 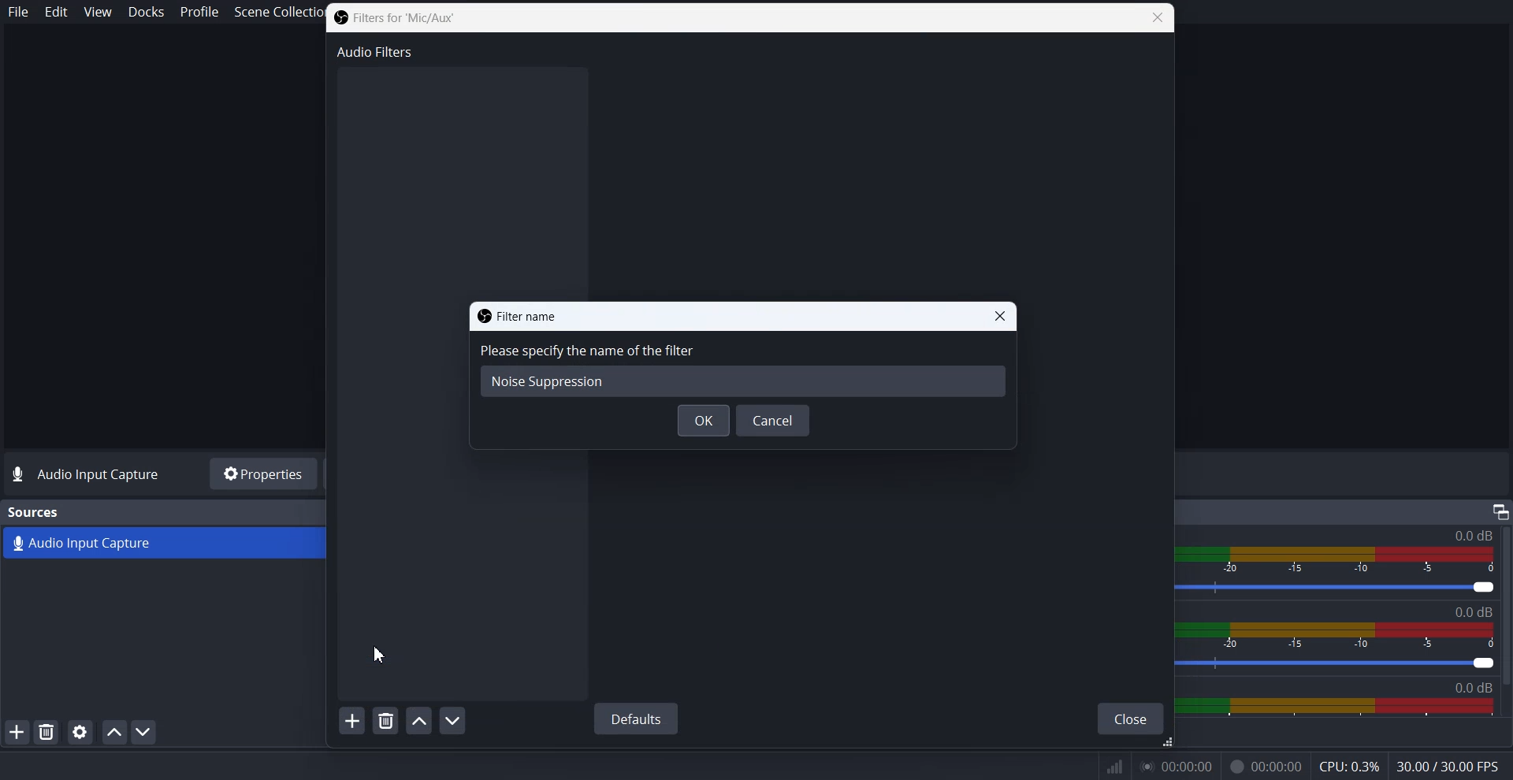 What do you see at coordinates (1347, 589) in the screenshot?
I see `Volume level adjuster` at bounding box center [1347, 589].